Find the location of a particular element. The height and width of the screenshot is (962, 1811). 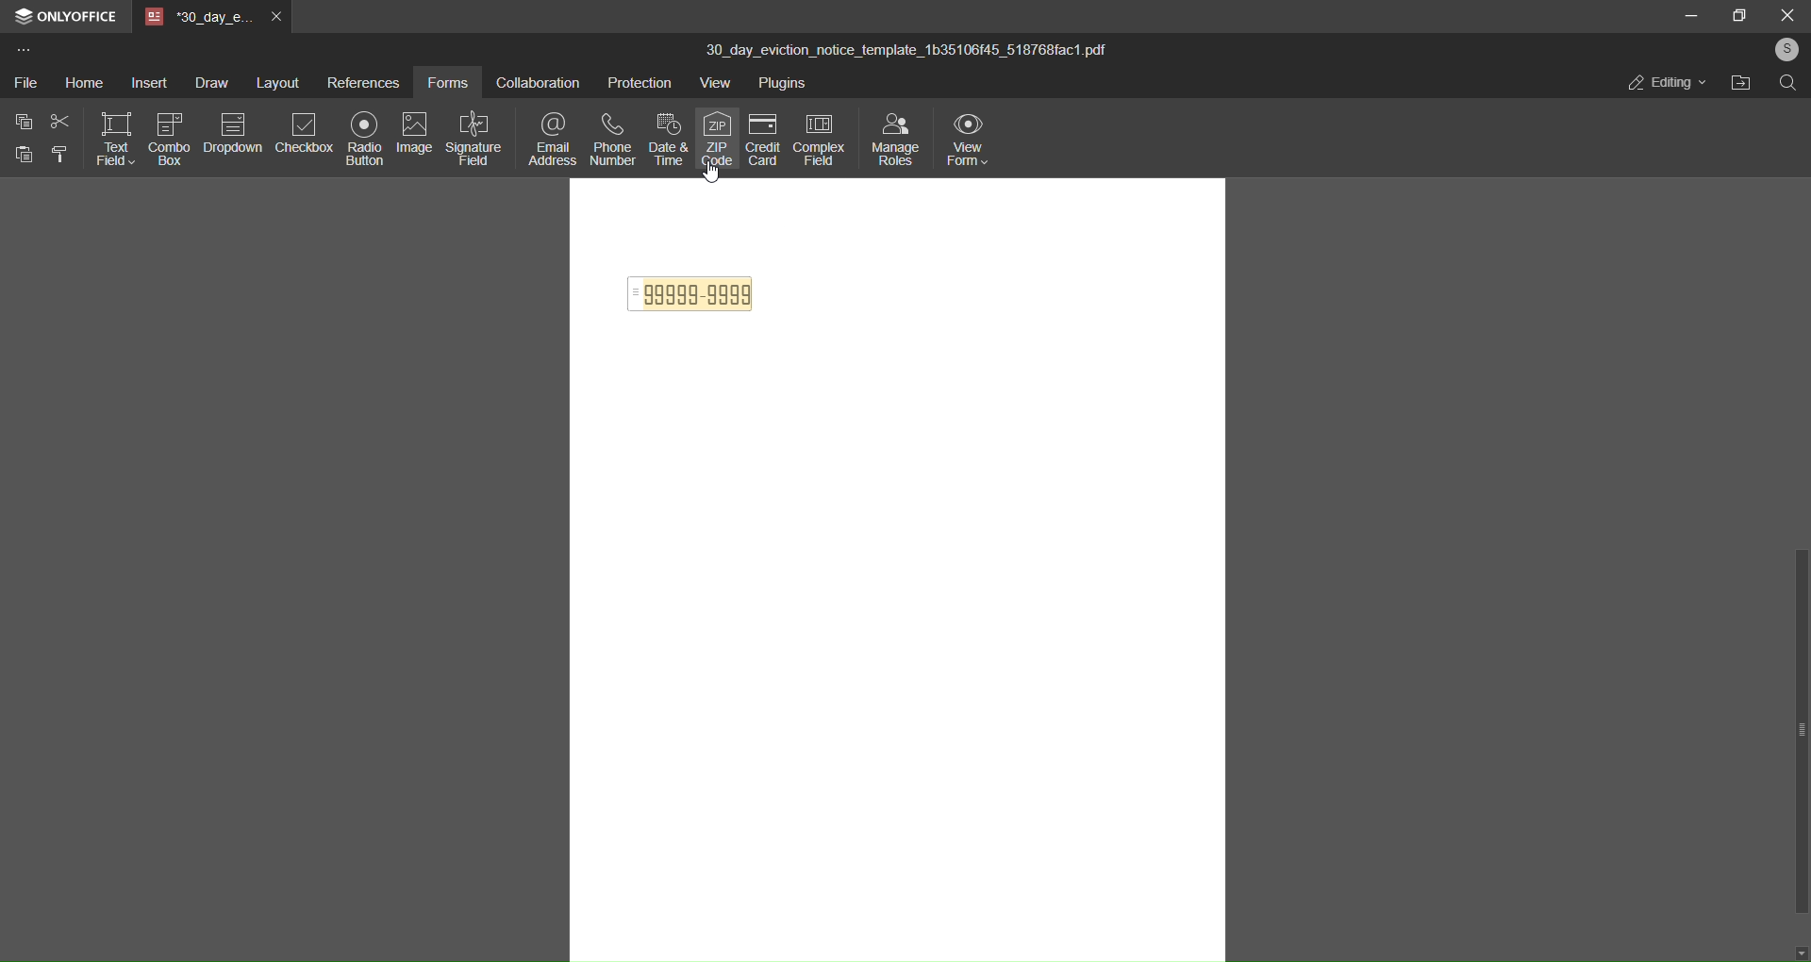

cursor is located at coordinates (708, 170).